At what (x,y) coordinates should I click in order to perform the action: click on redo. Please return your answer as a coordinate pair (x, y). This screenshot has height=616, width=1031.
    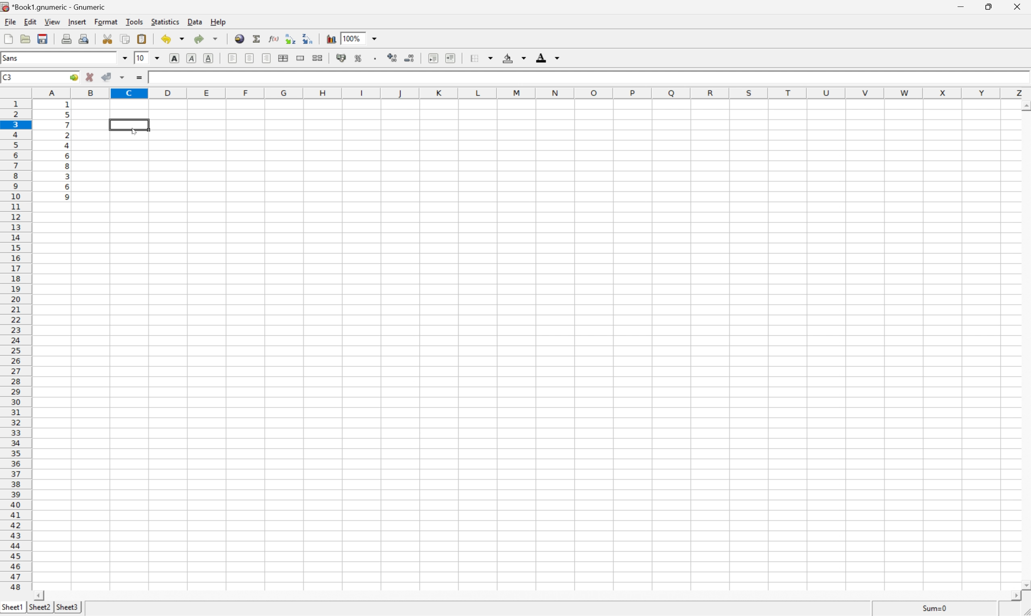
    Looking at the image, I should click on (207, 40).